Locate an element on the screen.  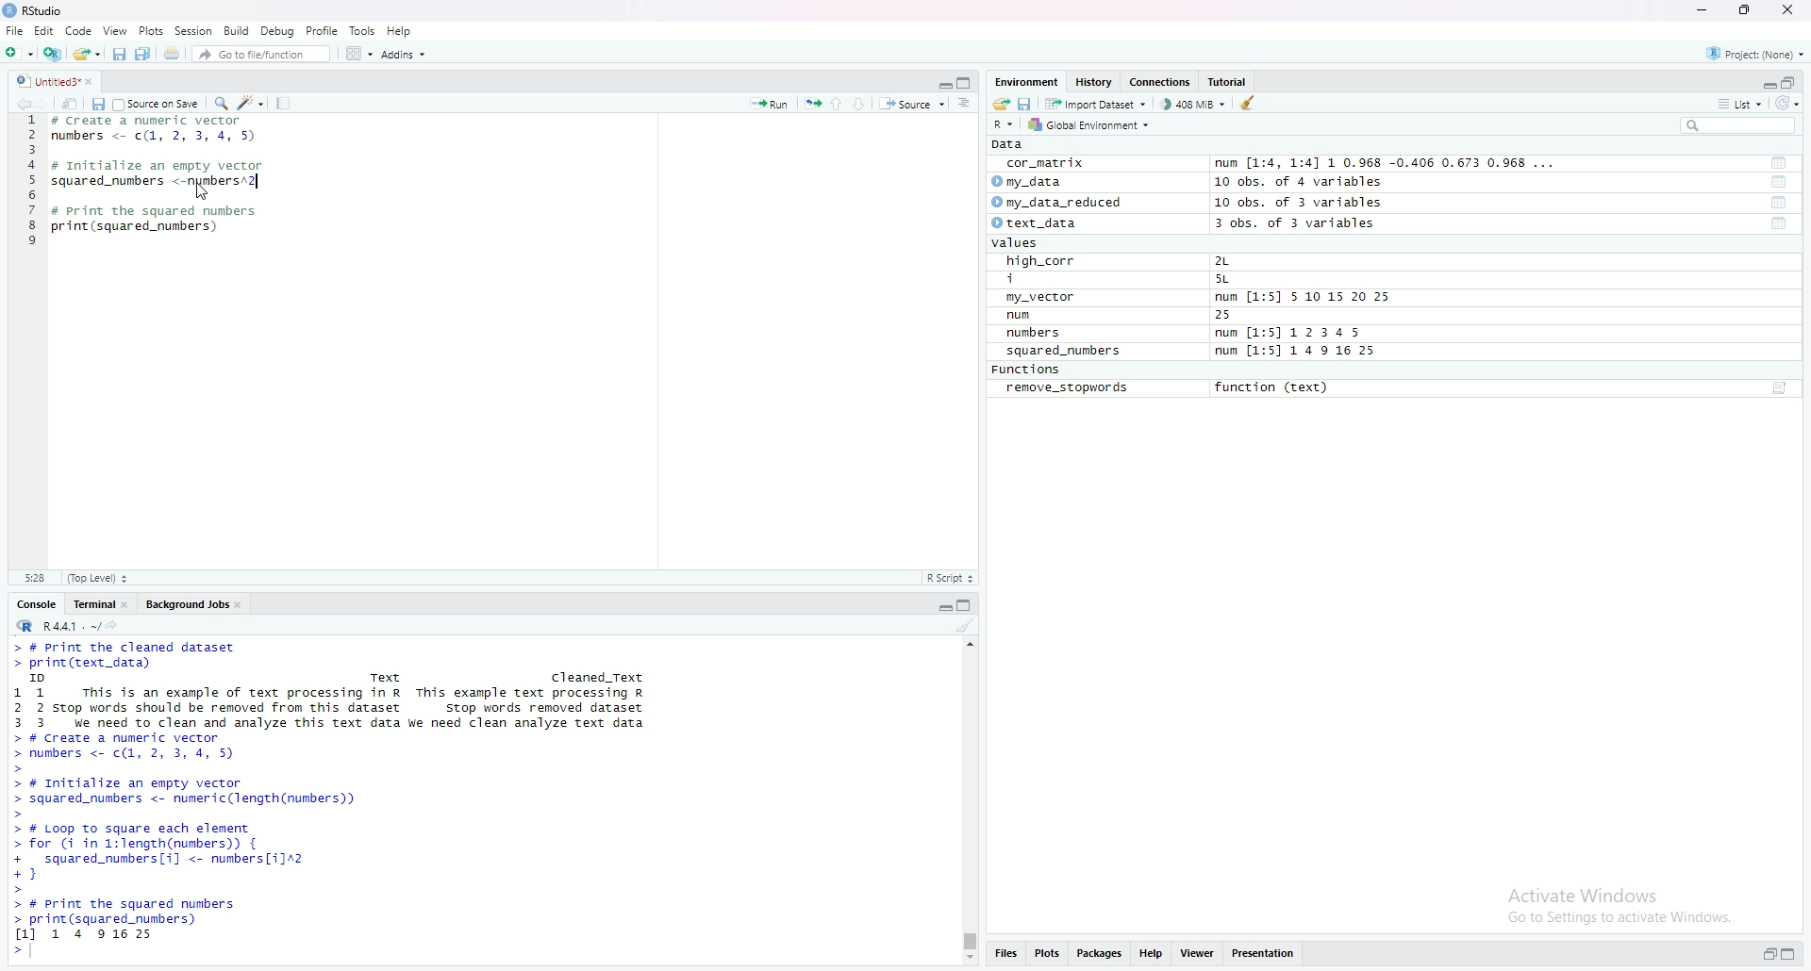
Project: (None) is located at coordinates (1757, 52).